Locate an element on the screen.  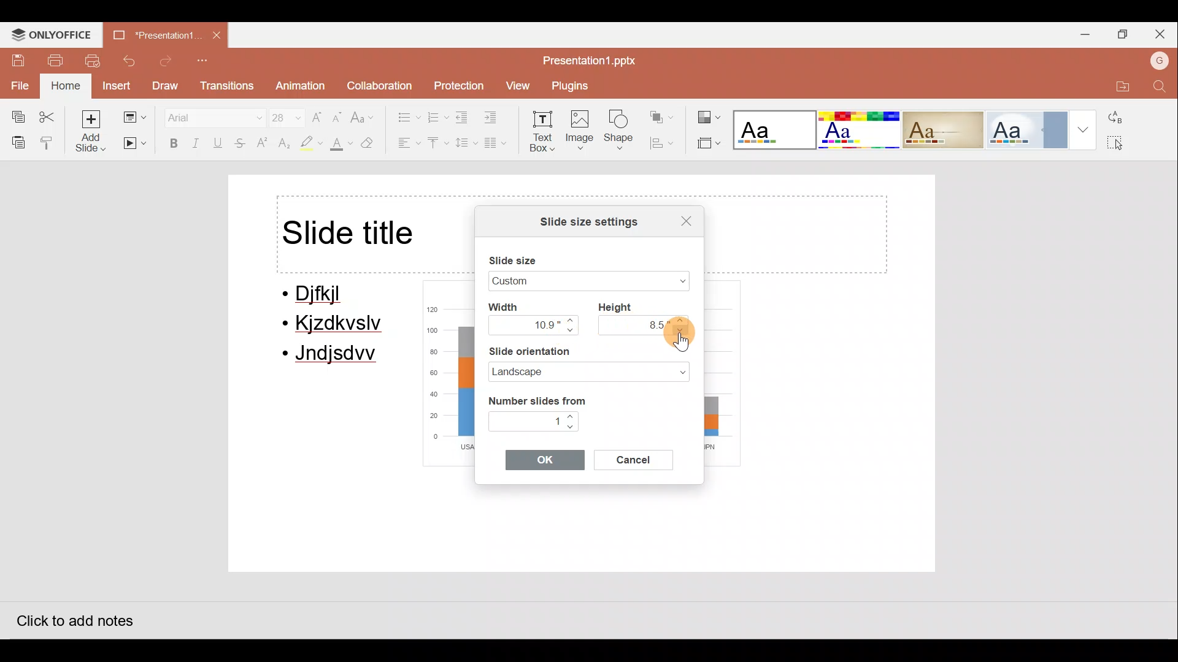
Presentation1.pptx is located at coordinates (587, 61).